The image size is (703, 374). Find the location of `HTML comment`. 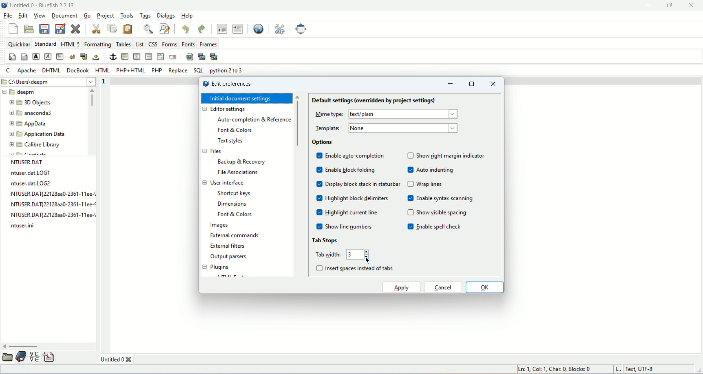

HTML comment is located at coordinates (160, 56).